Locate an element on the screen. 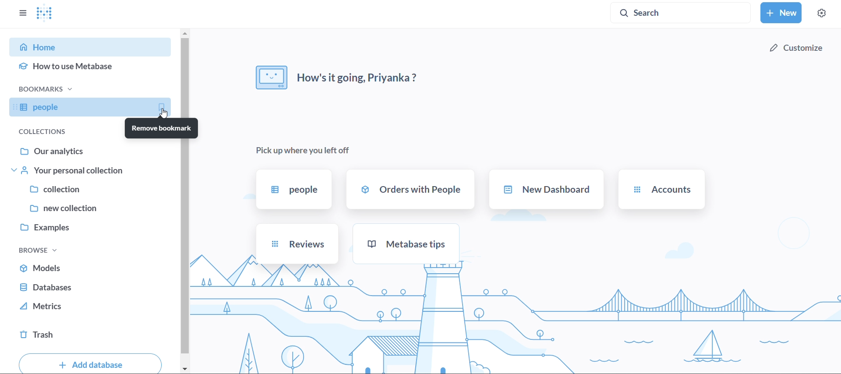 This screenshot has height=374, width=841. metrics is located at coordinates (87, 309).